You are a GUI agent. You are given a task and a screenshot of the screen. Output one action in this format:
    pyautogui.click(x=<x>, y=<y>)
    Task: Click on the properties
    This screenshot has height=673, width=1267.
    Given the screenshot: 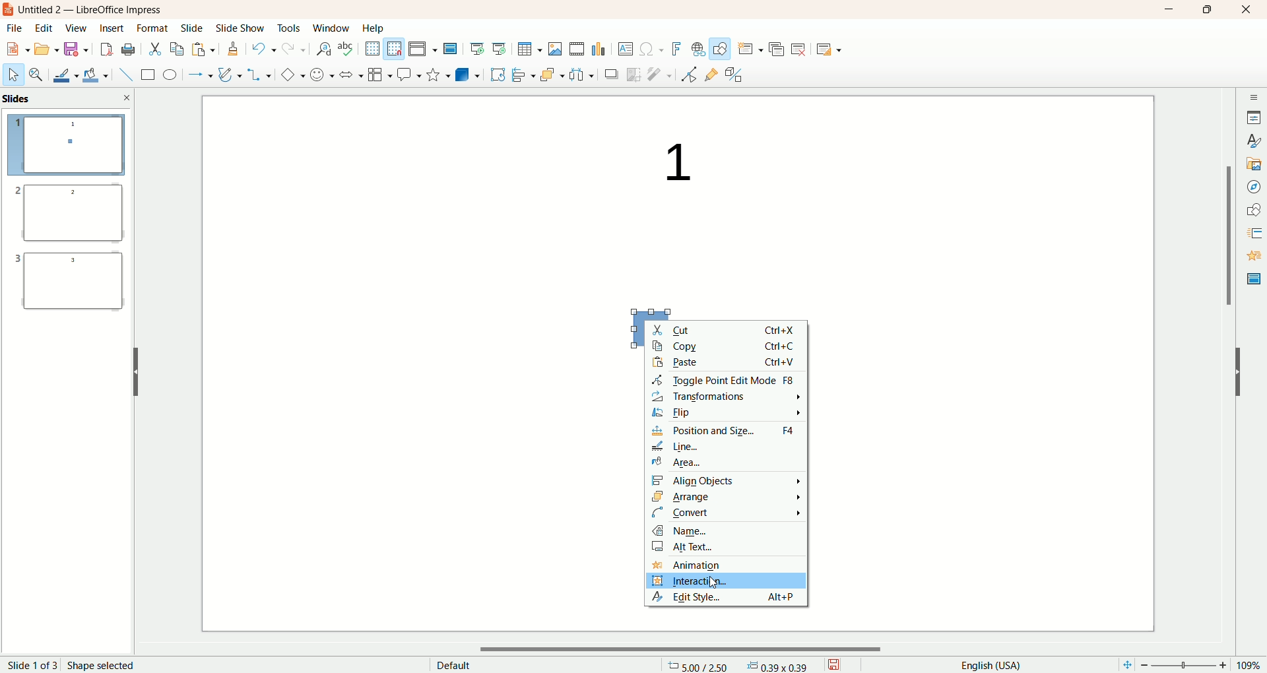 What is the action you would take?
    pyautogui.click(x=1254, y=116)
    